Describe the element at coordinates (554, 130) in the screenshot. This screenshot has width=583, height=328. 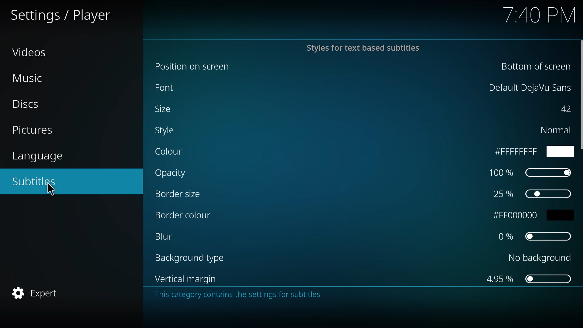
I see `normal` at that location.